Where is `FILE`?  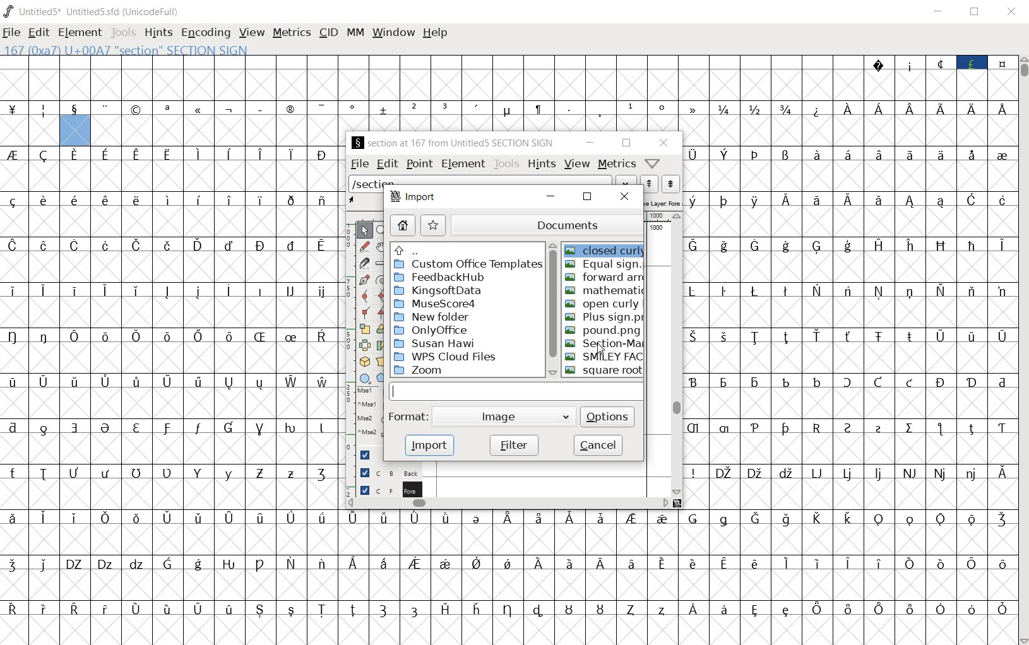 FILE is located at coordinates (13, 33).